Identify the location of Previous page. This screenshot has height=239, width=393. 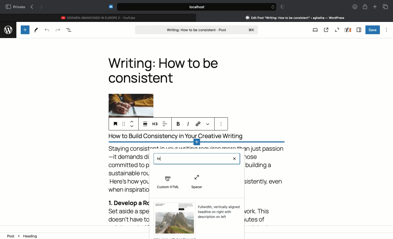
(32, 7).